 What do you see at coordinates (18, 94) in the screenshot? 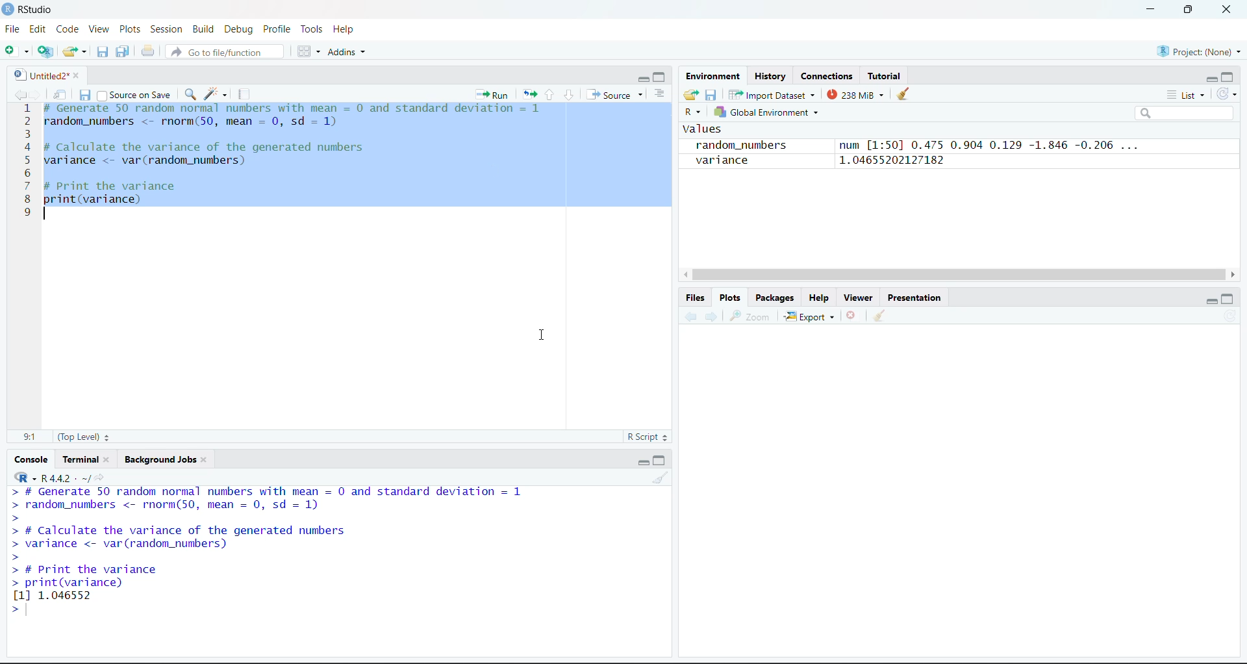
I see `back` at bounding box center [18, 94].